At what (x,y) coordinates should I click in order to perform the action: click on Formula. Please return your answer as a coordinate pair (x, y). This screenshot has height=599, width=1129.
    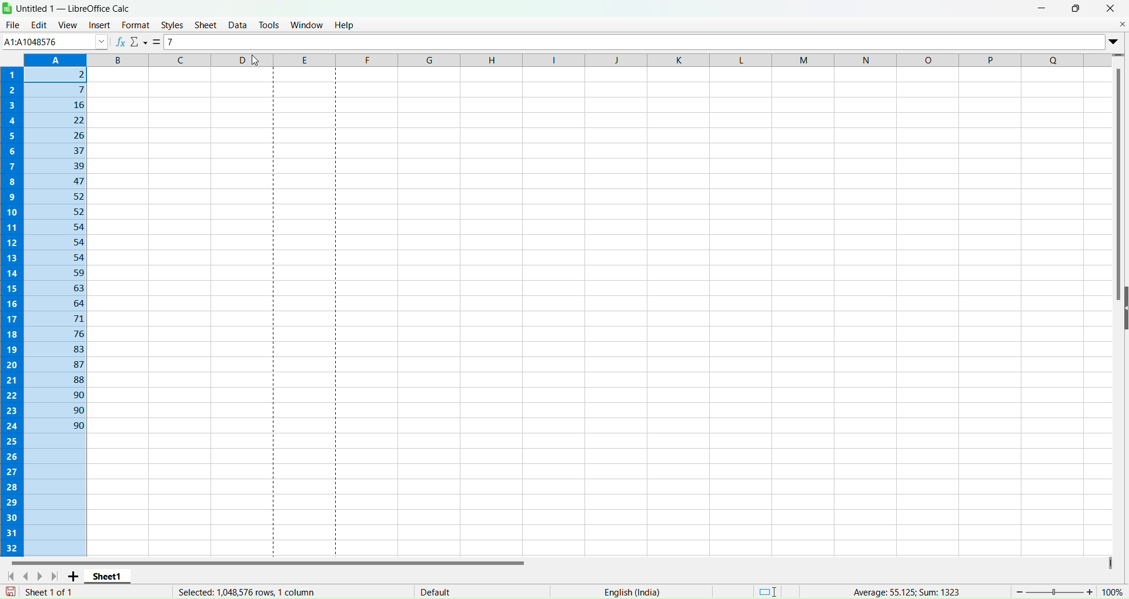
    Looking at the image, I should click on (158, 42).